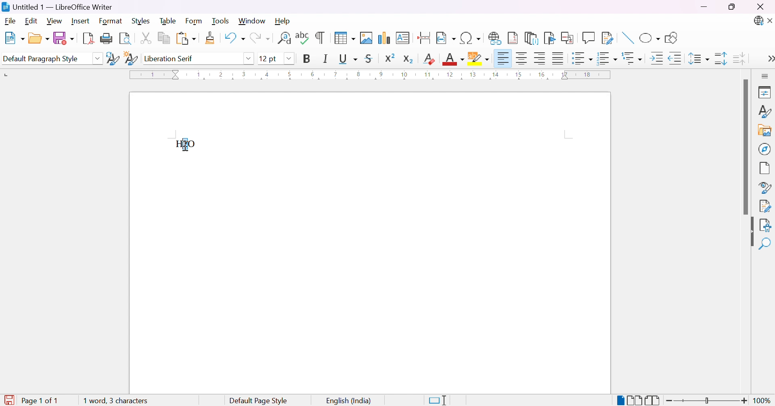  What do you see at coordinates (722, 58) in the screenshot?
I see `Increase paragraph spacing` at bounding box center [722, 58].